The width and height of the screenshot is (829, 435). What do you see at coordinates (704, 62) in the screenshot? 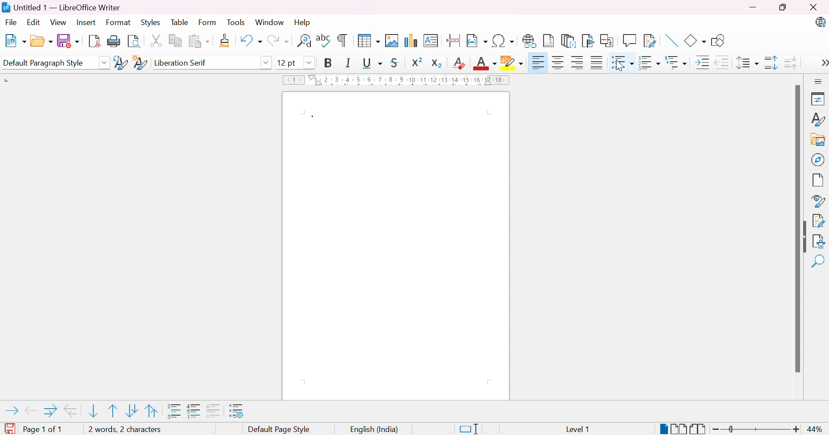
I see `Increase indent` at bounding box center [704, 62].